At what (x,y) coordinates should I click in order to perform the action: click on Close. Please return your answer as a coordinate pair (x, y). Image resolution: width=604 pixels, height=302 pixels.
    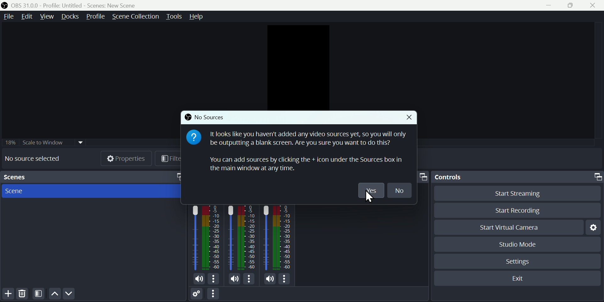
    Looking at the image, I should click on (593, 6).